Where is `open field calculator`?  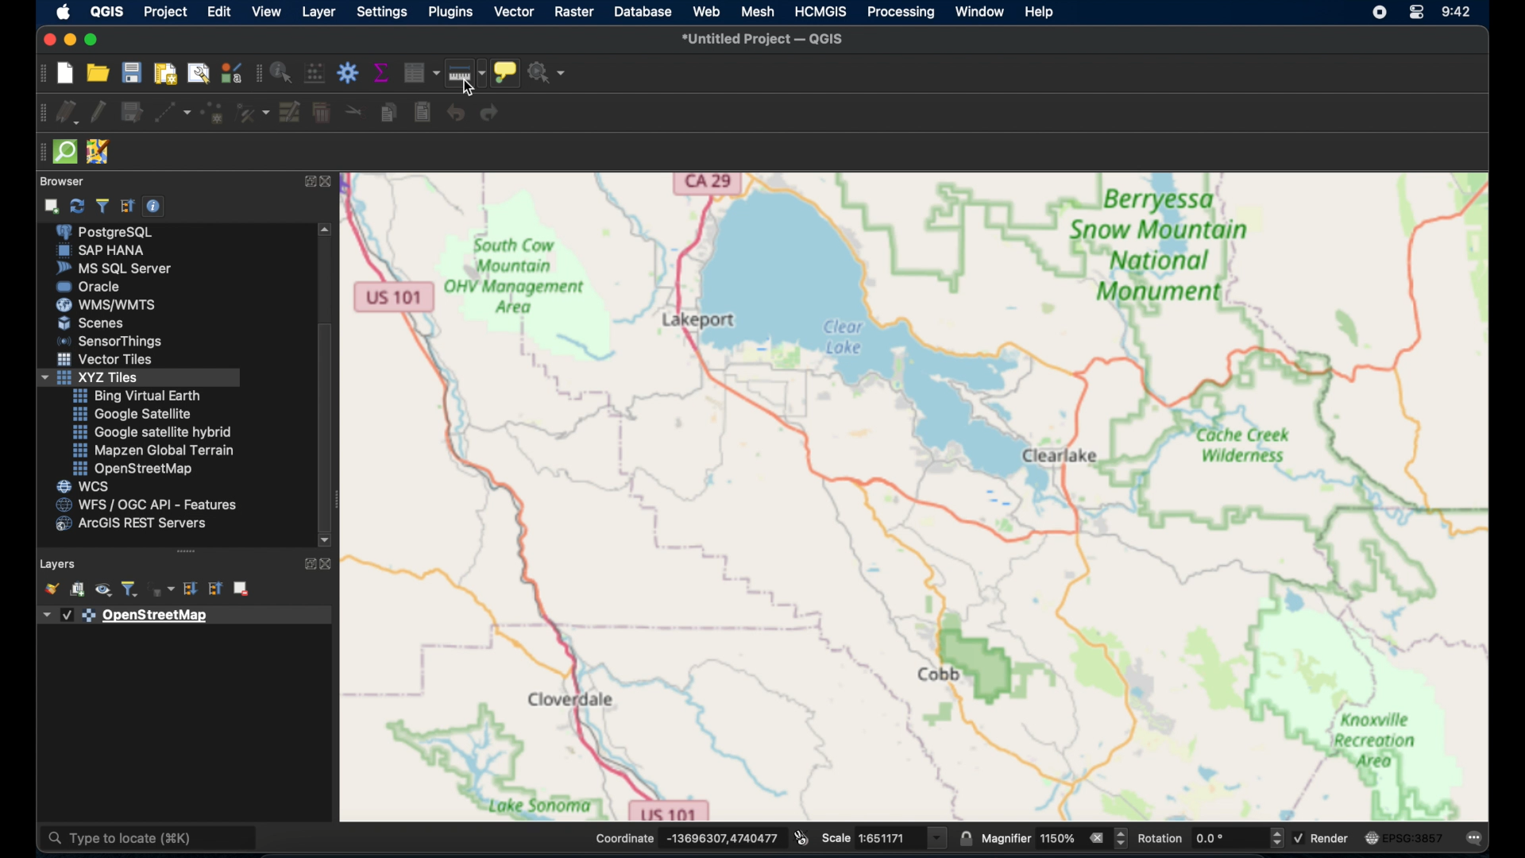 open field calculator is located at coordinates (314, 72).